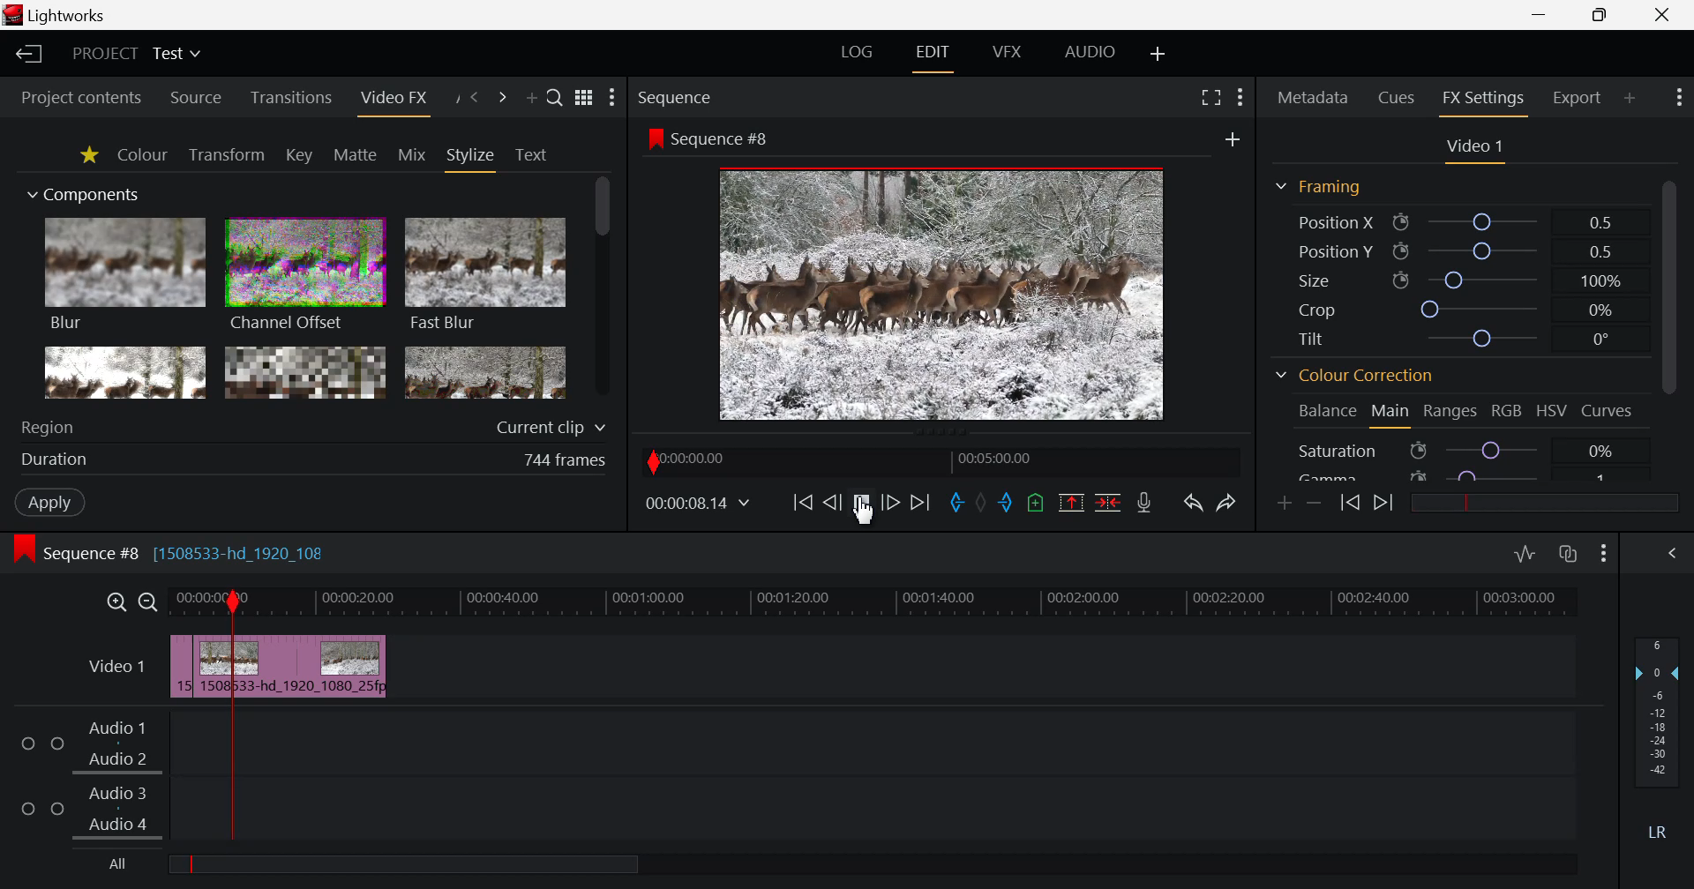 The width and height of the screenshot is (1694, 889). I want to click on Gamma, so click(1467, 474).